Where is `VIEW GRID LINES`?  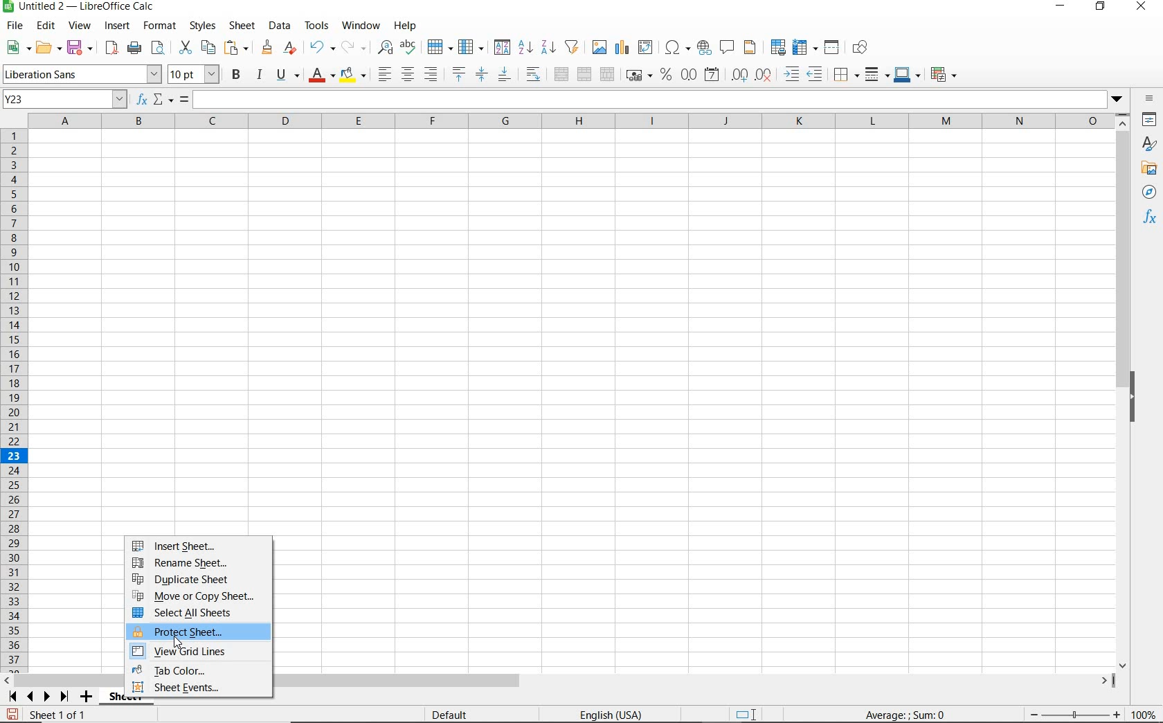
VIEW GRID LINES is located at coordinates (183, 654).